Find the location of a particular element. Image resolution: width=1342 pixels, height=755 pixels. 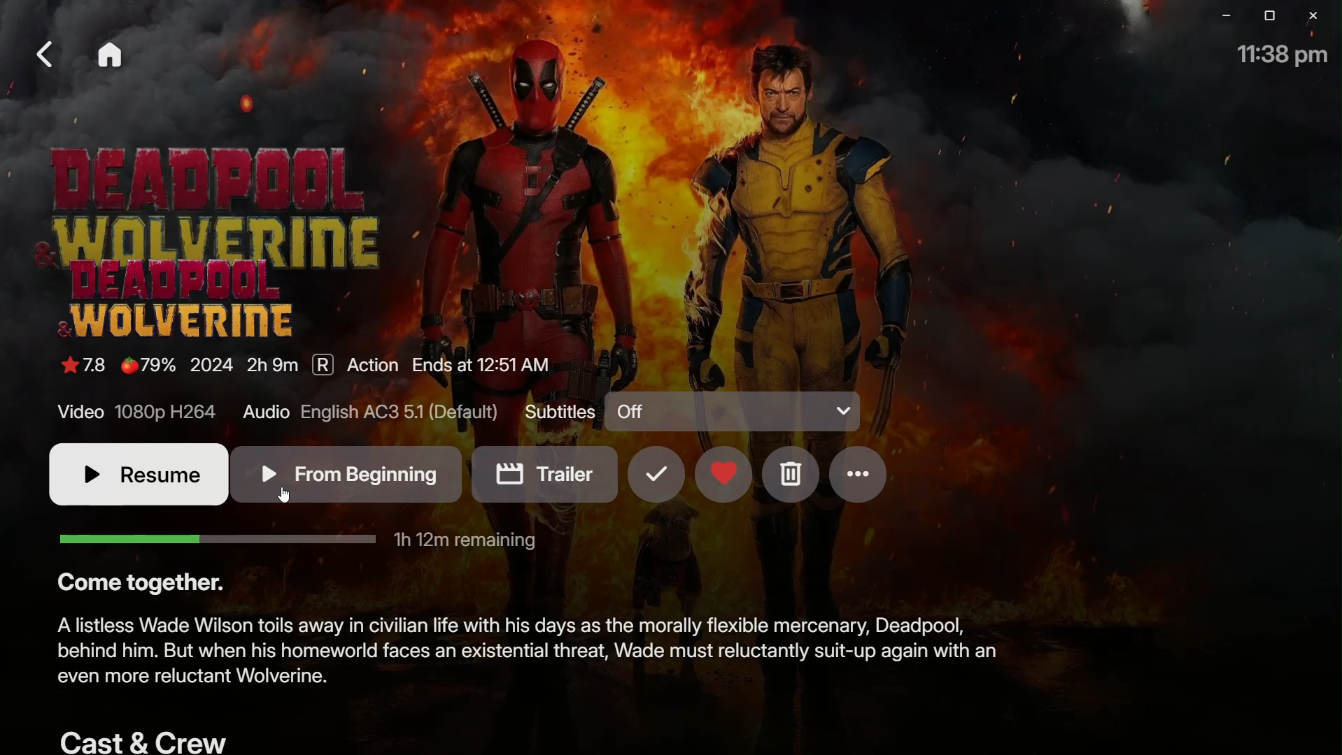

Favorite is located at coordinates (723, 475).